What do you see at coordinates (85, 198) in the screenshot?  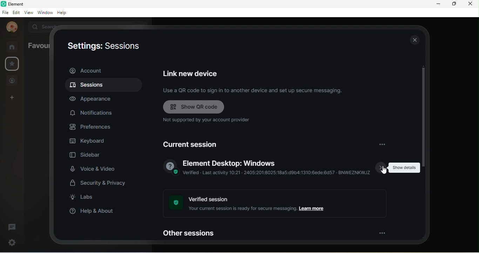 I see `labs` at bounding box center [85, 198].